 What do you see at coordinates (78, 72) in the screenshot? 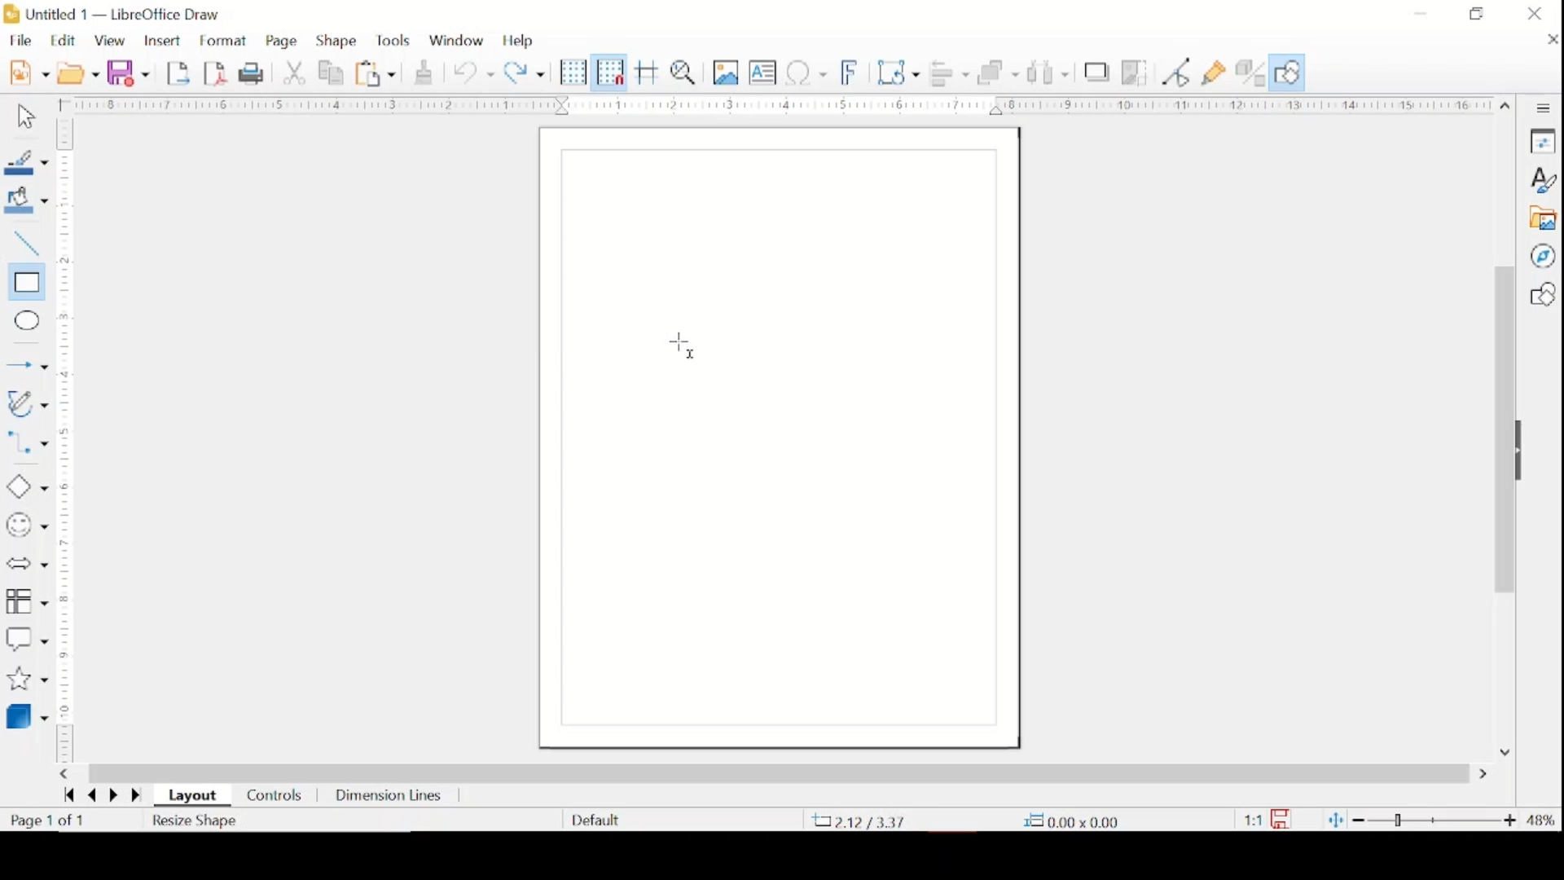
I see `open` at bounding box center [78, 72].